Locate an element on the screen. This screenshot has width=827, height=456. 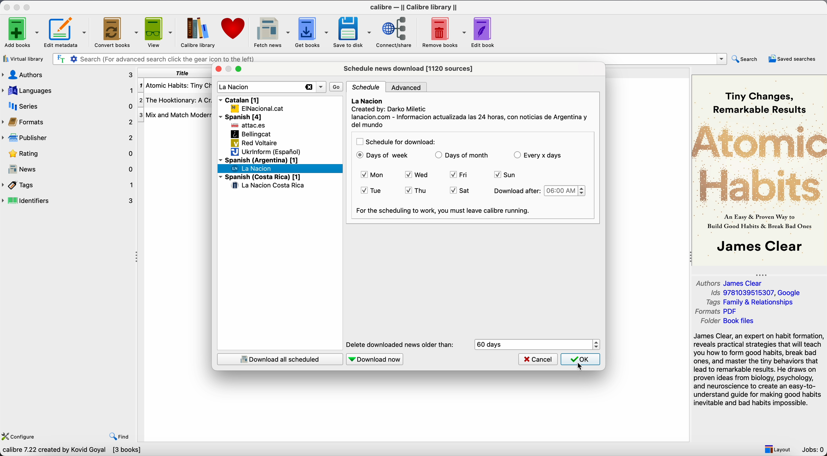
tue is located at coordinates (373, 191).